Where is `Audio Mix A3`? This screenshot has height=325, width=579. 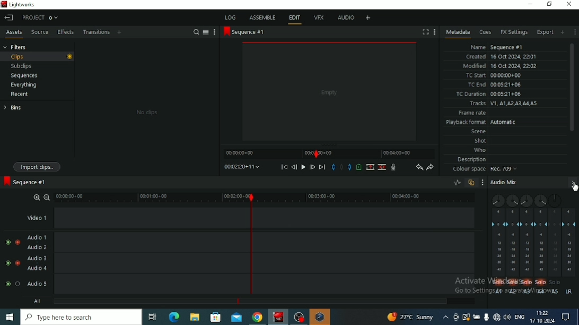
Audio Mix A3 is located at coordinates (527, 242).